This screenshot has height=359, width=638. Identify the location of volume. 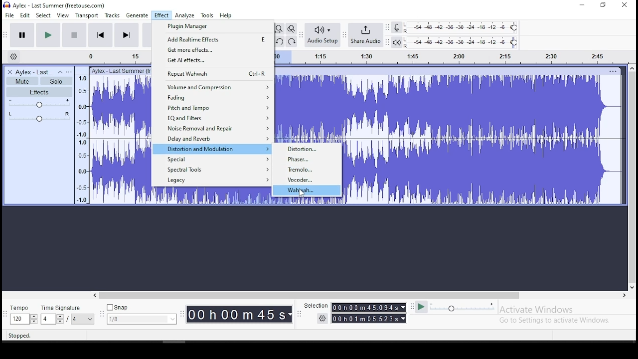
(39, 103).